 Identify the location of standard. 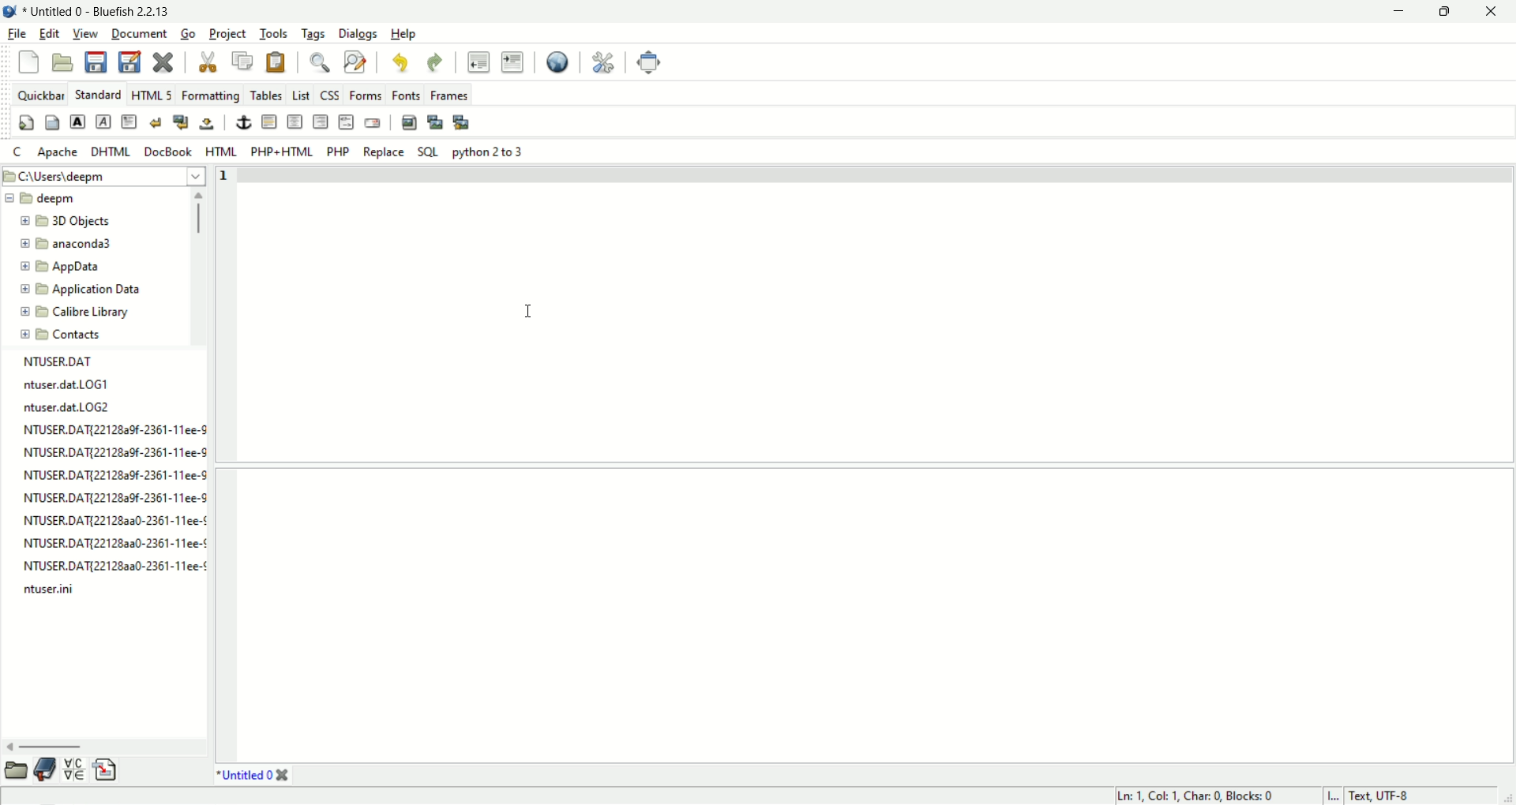
(98, 94).